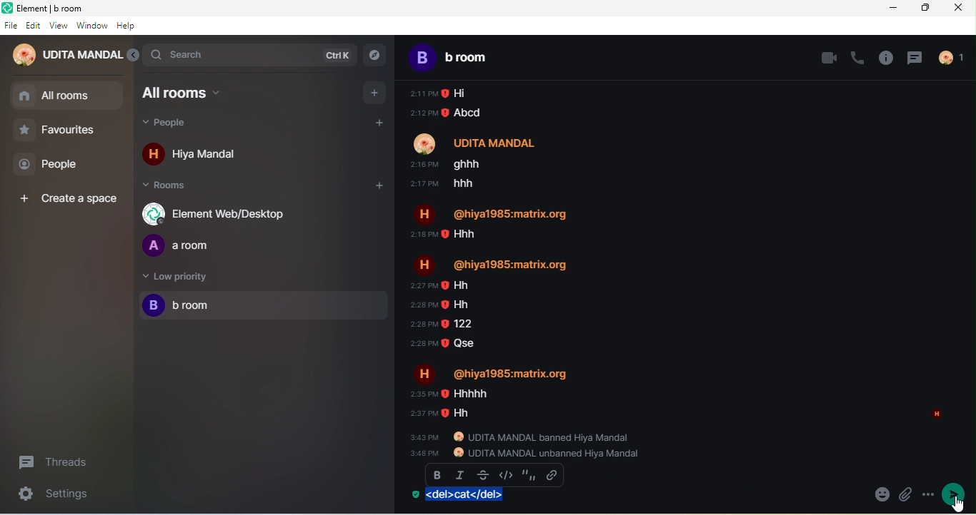 The width and height of the screenshot is (976, 515). What do you see at coordinates (459, 474) in the screenshot?
I see `italic` at bounding box center [459, 474].